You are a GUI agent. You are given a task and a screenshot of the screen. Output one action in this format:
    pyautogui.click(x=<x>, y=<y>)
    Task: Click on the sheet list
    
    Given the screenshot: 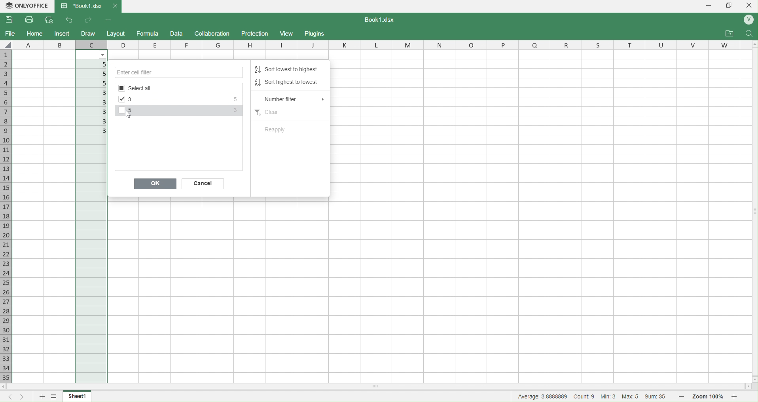 What is the action you would take?
    pyautogui.click(x=55, y=396)
    